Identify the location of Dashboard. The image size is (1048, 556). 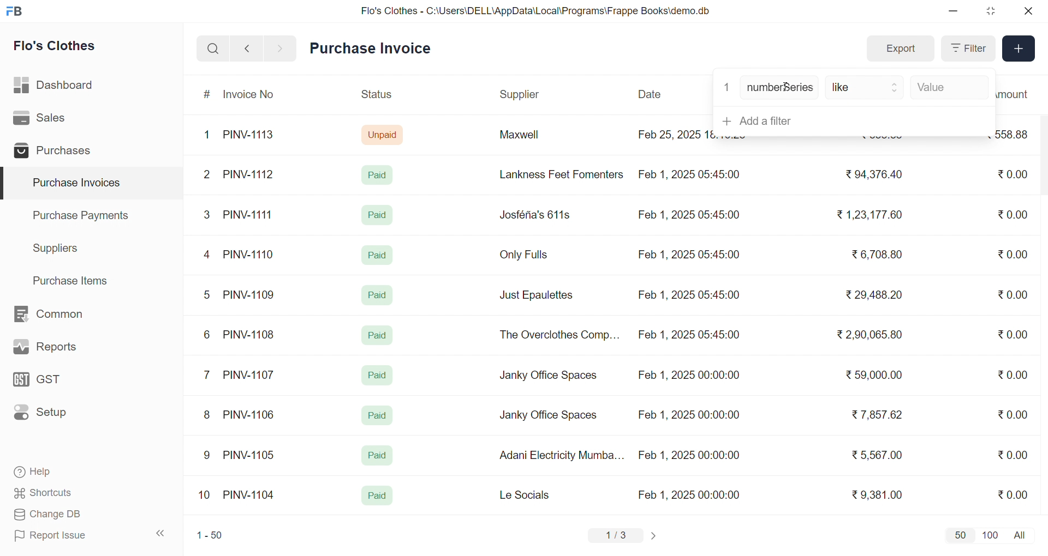
(57, 87).